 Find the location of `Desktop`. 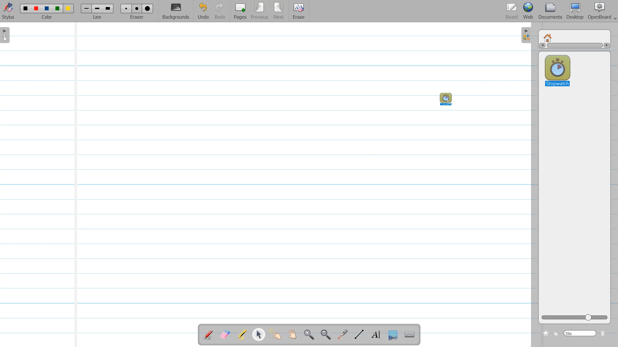

Desktop is located at coordinates (575, 11).